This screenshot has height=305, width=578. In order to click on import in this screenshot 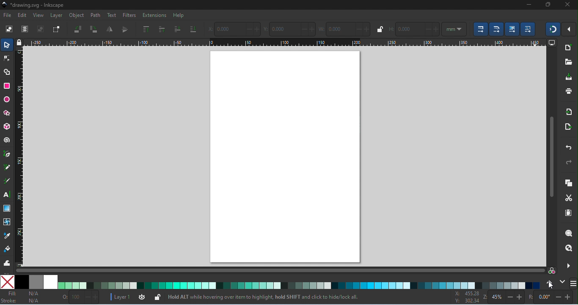, I will do `click(570, 112)`.